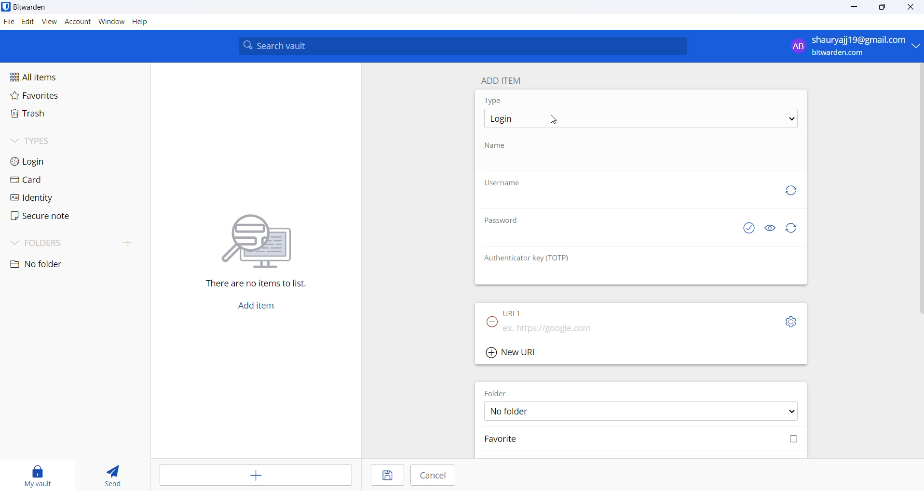  Describe the element at coordinates (768, 228) in the screenshot. I see `hide` at that location.